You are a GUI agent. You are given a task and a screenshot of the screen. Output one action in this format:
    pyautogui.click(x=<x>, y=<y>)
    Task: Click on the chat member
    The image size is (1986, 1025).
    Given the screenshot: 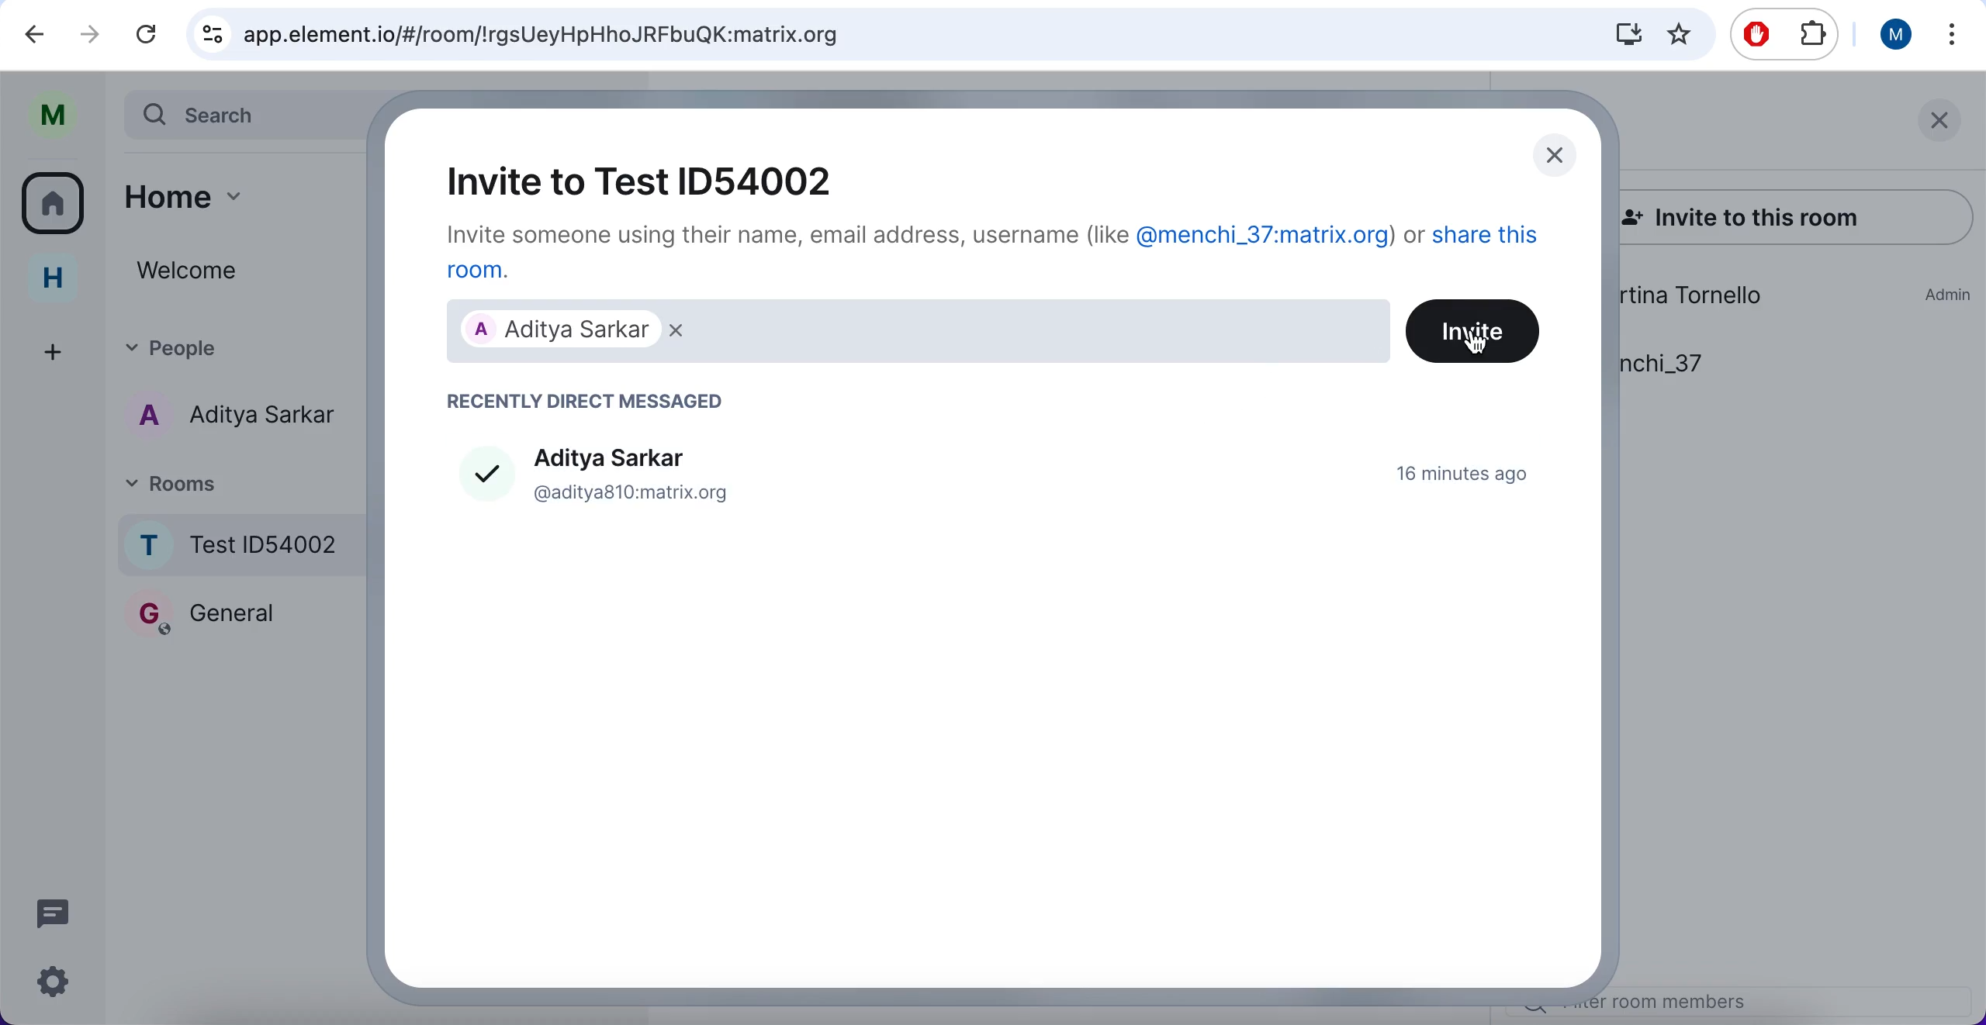 What is the action you would take?
    pyautogui.click(x=240, y=413)
    